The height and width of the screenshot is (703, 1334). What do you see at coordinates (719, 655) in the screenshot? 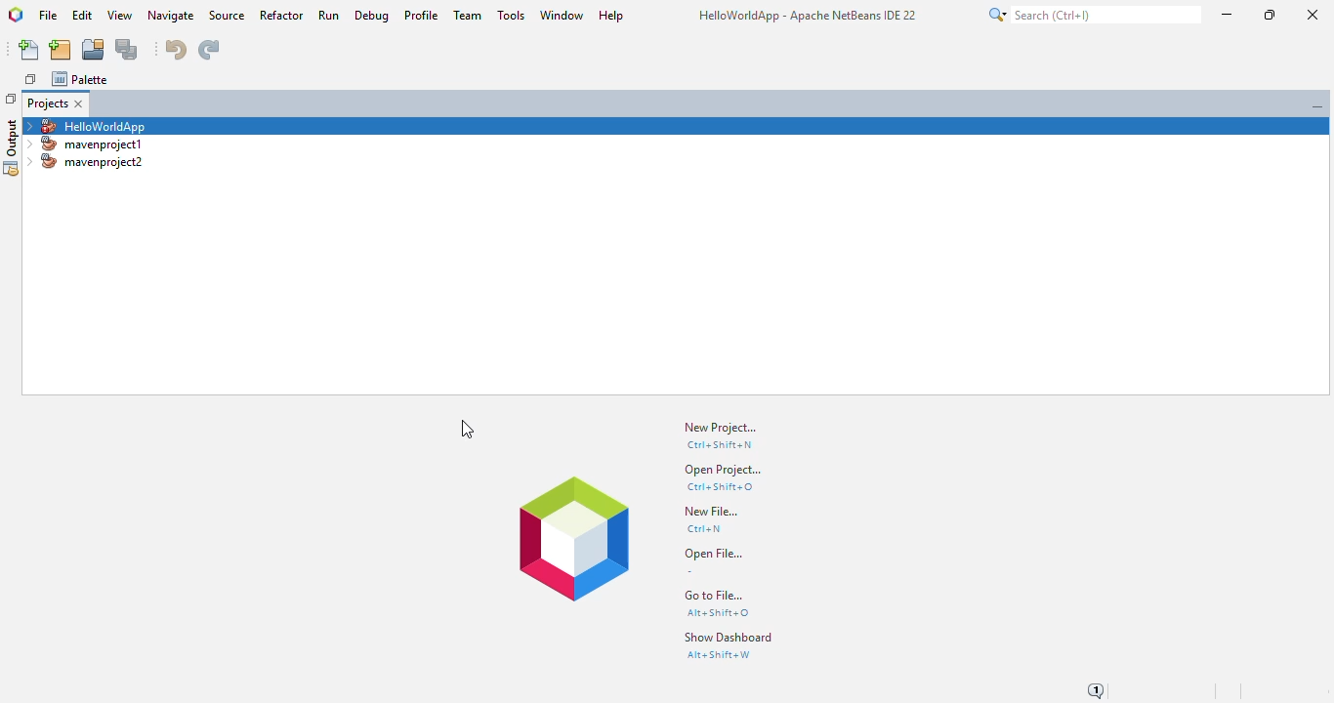
I see `shortcut for show dashboard` at bounding box center [719, 655].